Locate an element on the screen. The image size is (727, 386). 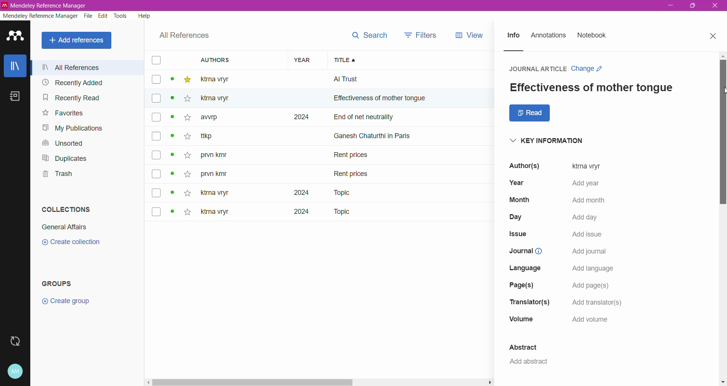
Year is located at coordinates (515, 184).